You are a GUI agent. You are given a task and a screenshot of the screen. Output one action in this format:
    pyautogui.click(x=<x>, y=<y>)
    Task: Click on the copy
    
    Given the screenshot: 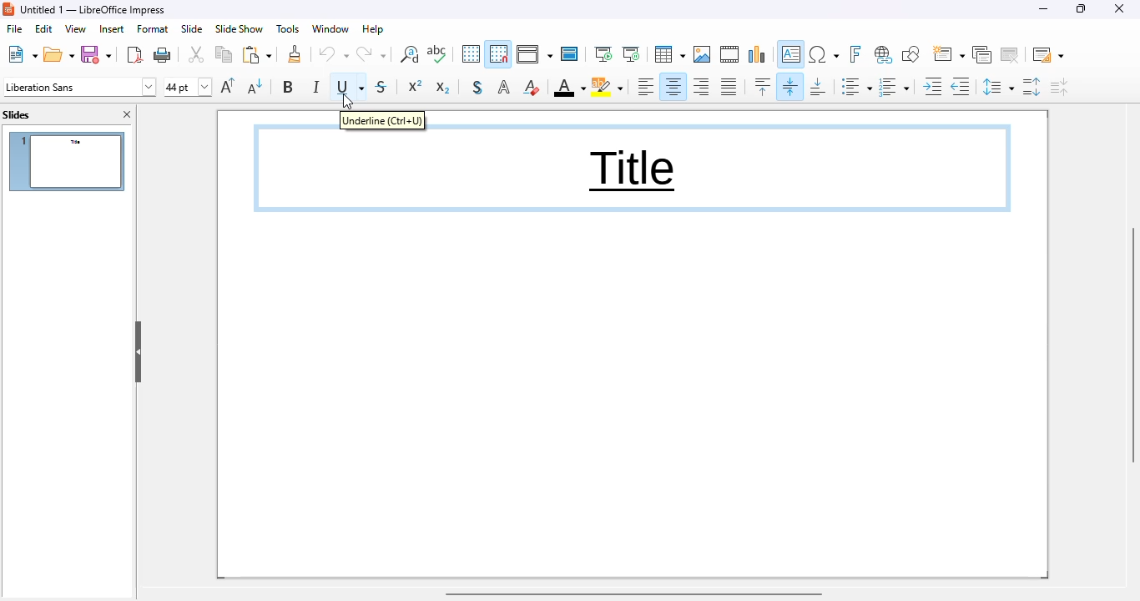 What is the action you would take?
    pyautogui.click(x=224, y=54)
    